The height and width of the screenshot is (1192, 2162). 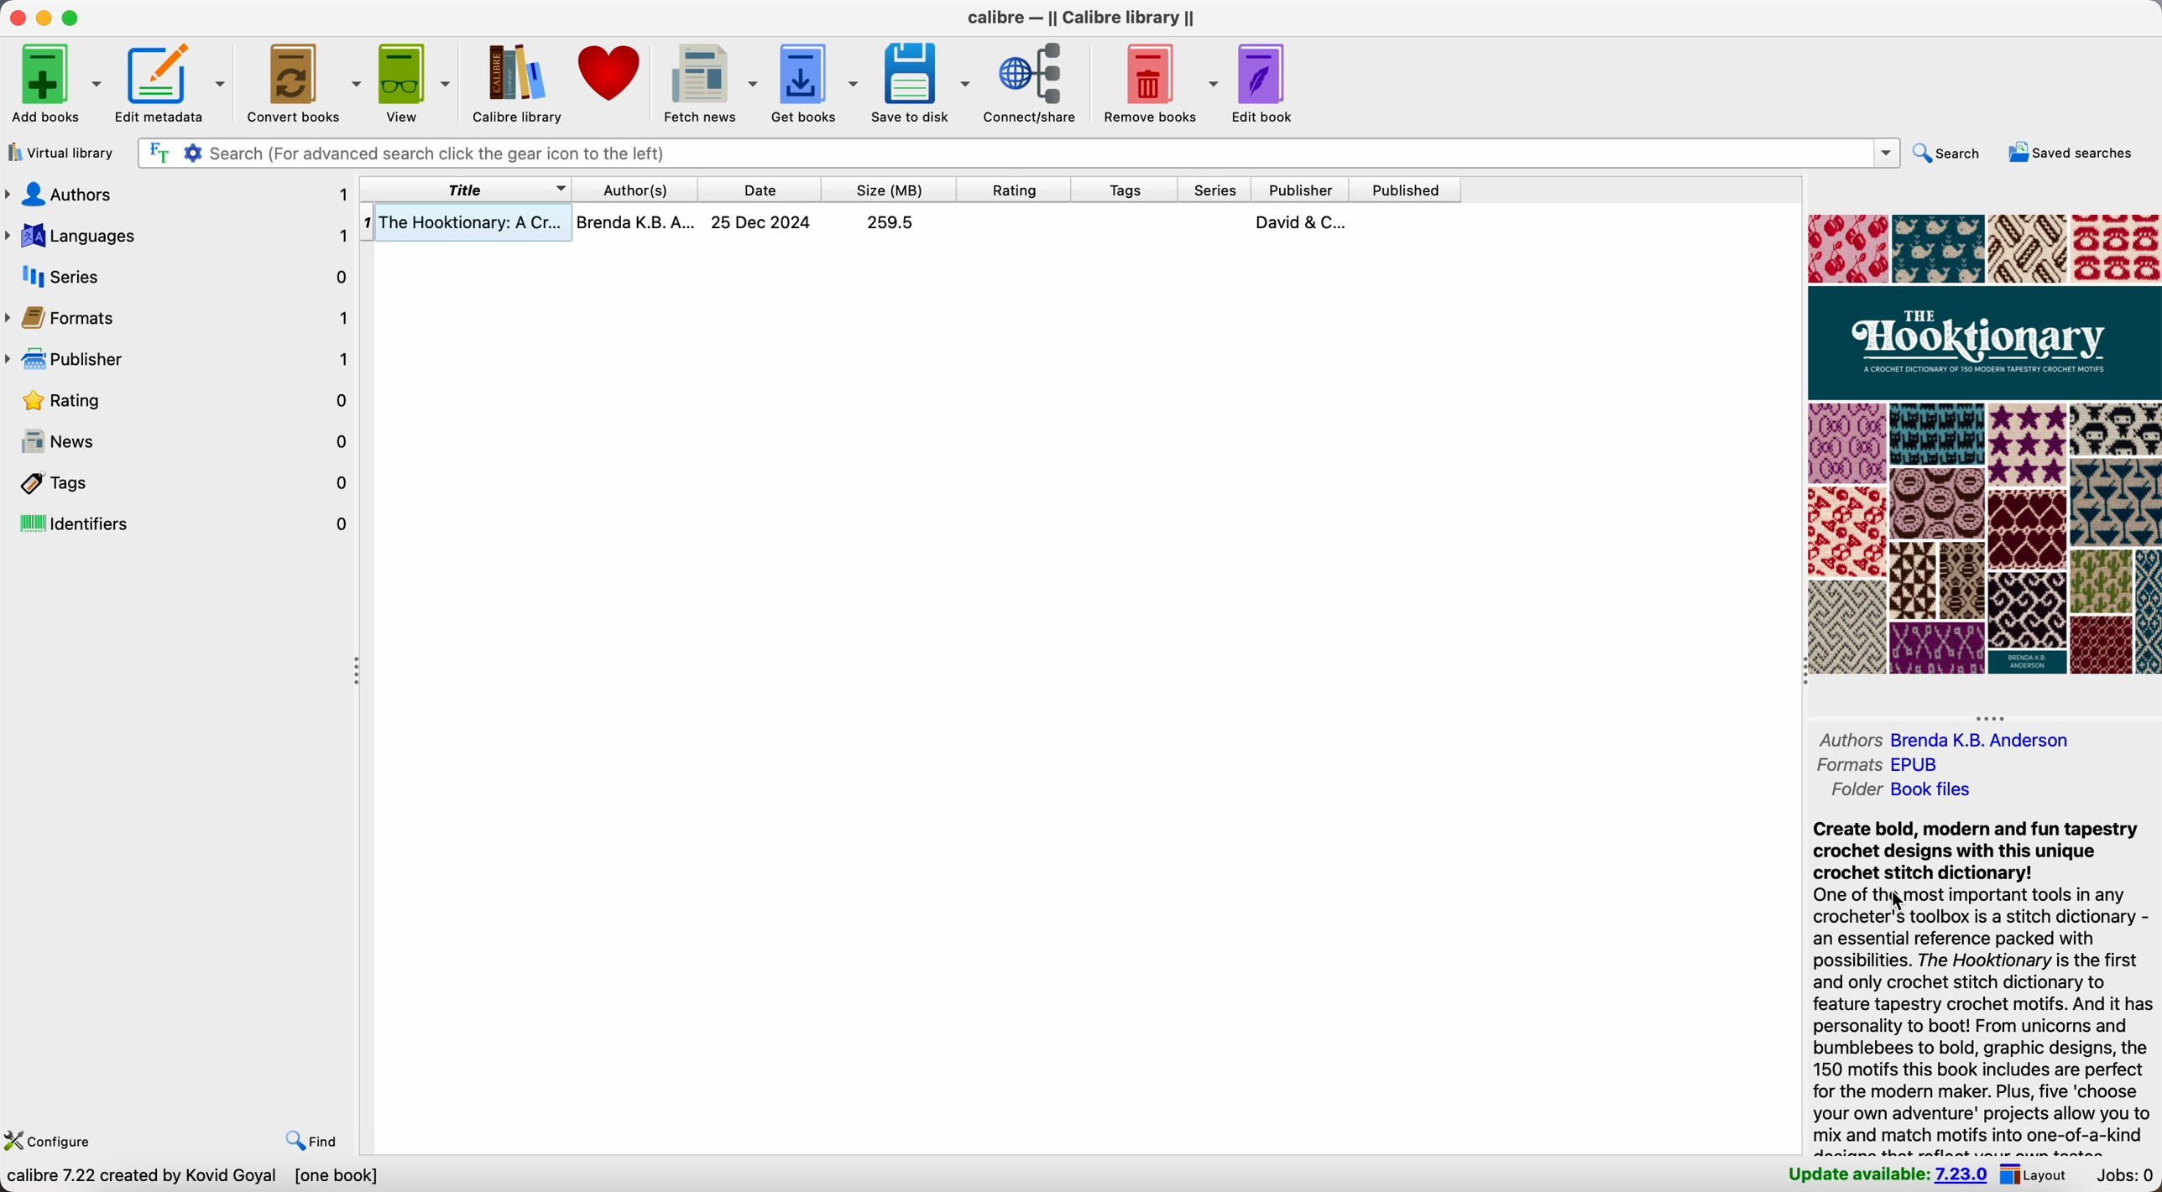 What do you see at coordinates (72, 18) in the screenshot?
I see `maximize` at bounding box center [72, 18].